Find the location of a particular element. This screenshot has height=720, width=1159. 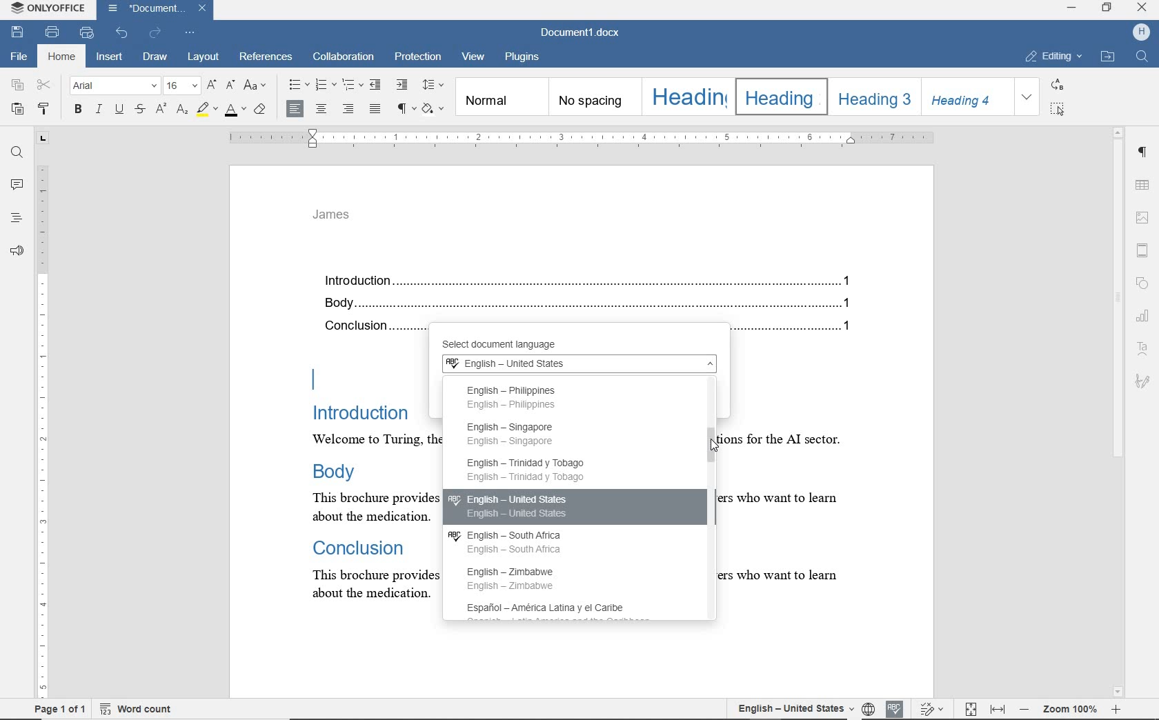

superscript is located at coordinates (160, 108).